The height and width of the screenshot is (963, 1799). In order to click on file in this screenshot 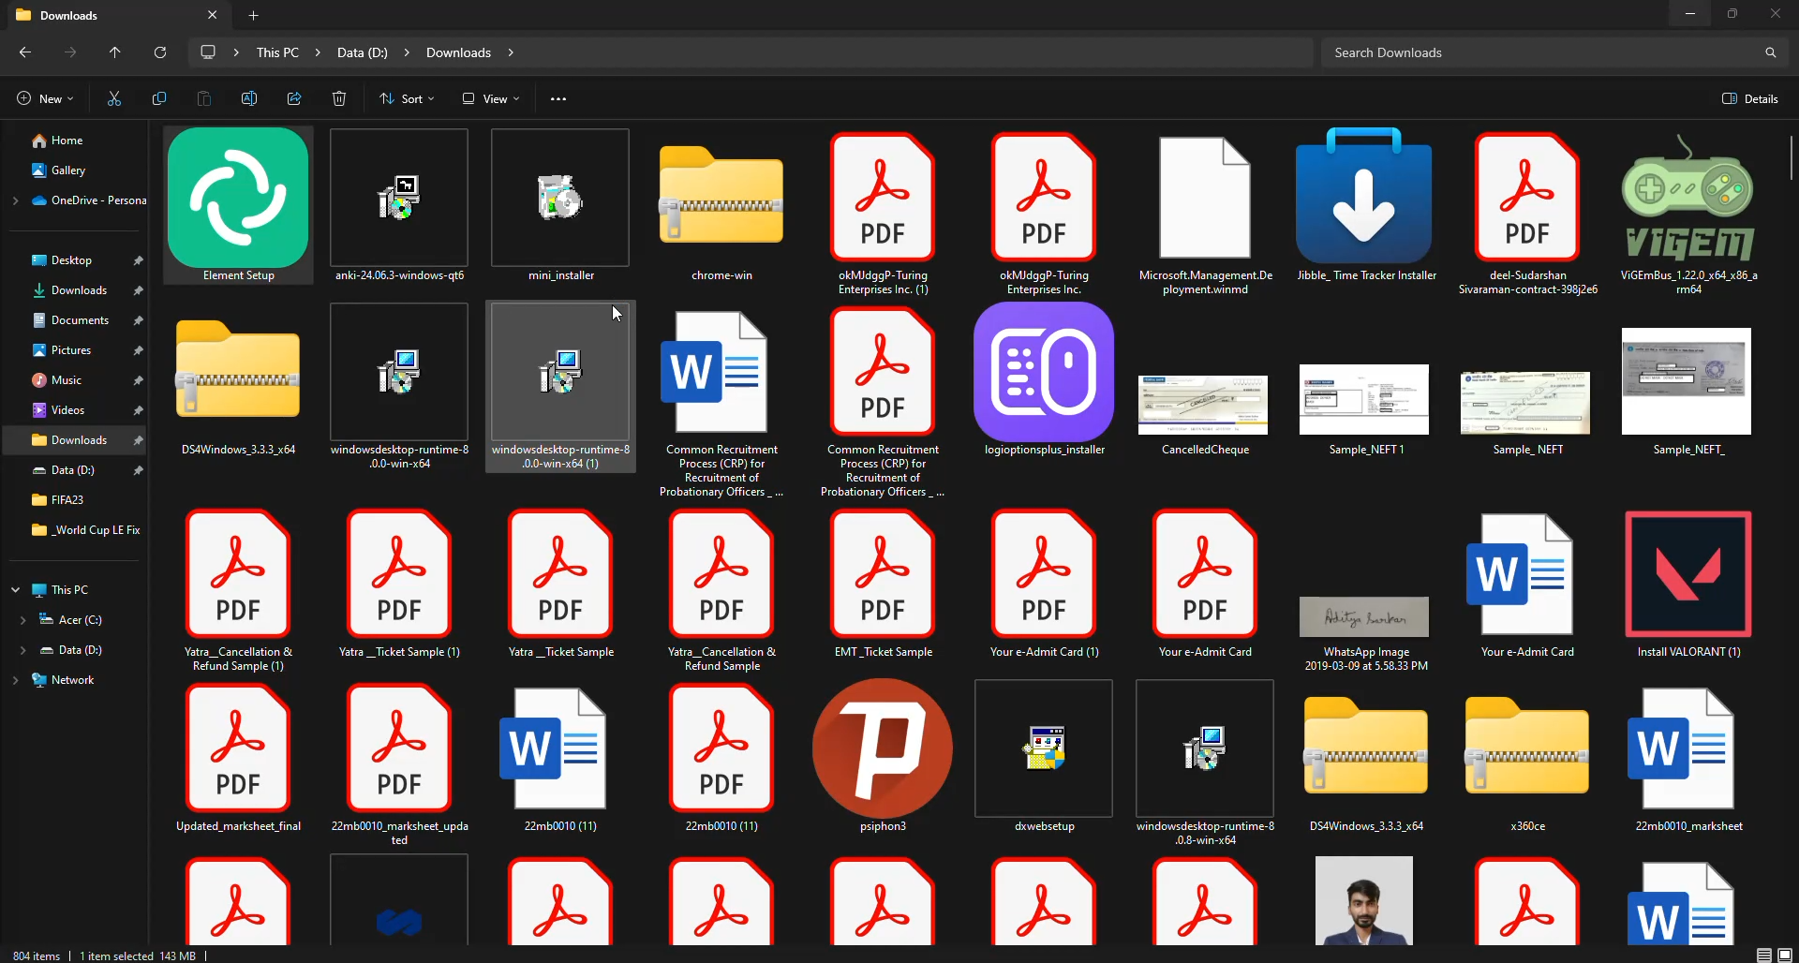, I will do `click(1047, 899)`.